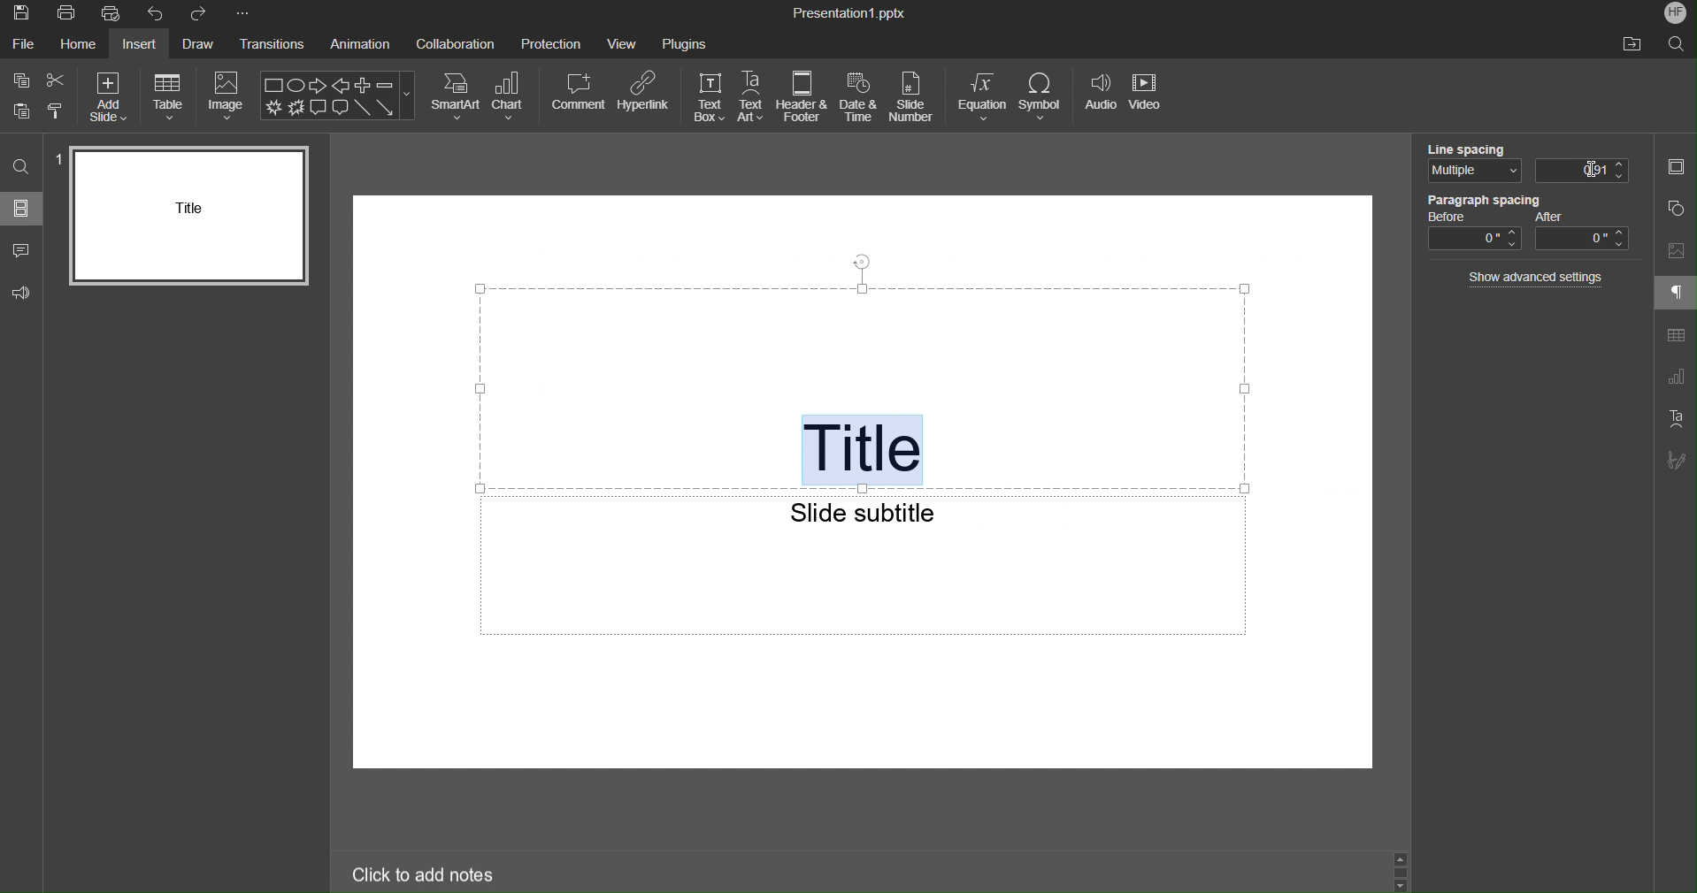 This screenshot has width=1697, height=893. I want to click on Table, so click(170, 96).